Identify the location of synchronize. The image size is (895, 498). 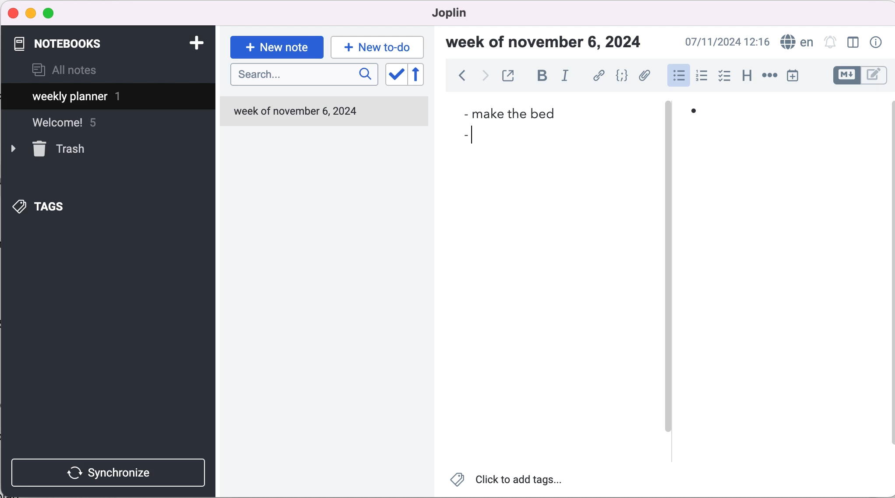
(110, 472).